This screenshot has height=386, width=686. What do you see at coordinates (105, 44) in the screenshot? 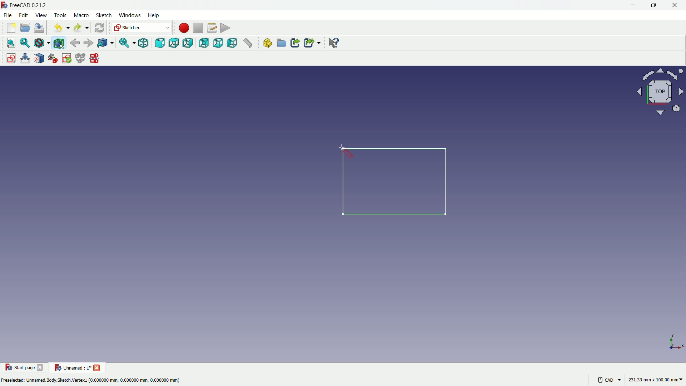
I see `go to linked object` at bounding box center [105, 44].